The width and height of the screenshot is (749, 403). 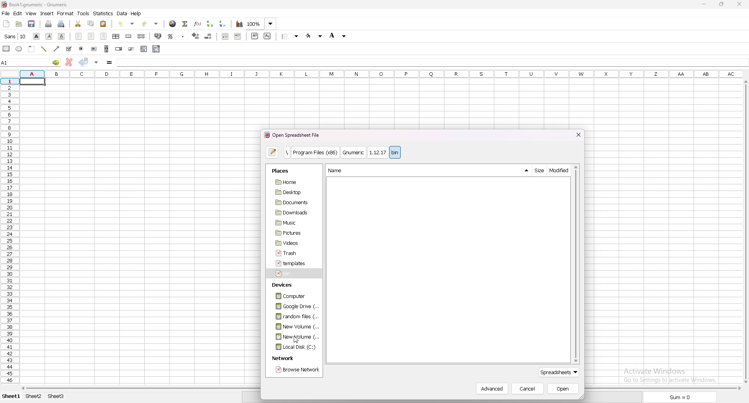 What do you see at coordinates (577, 134) in the screenshot?
I see `close` at bounding box center [577, 134].